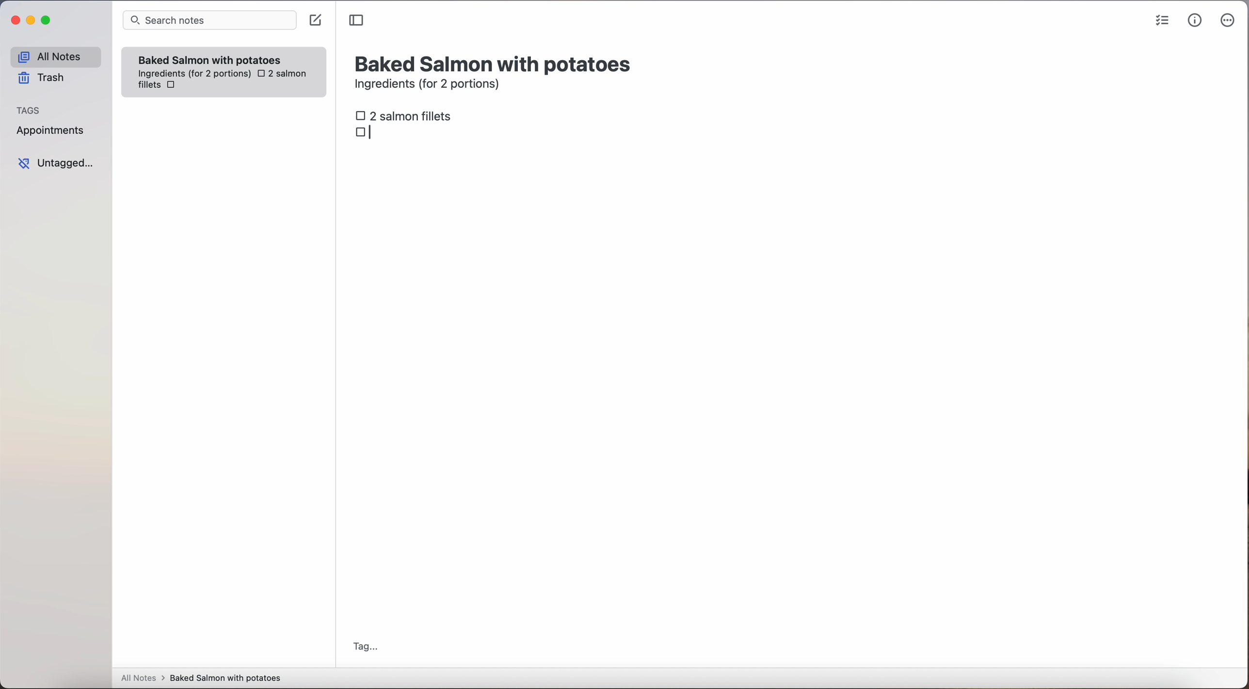 The height and width of the screenshot is (689, 1249). What do you see at coordinates (315, 20) in the screenshot?
I see `create note` at bounding box center [315, 20].